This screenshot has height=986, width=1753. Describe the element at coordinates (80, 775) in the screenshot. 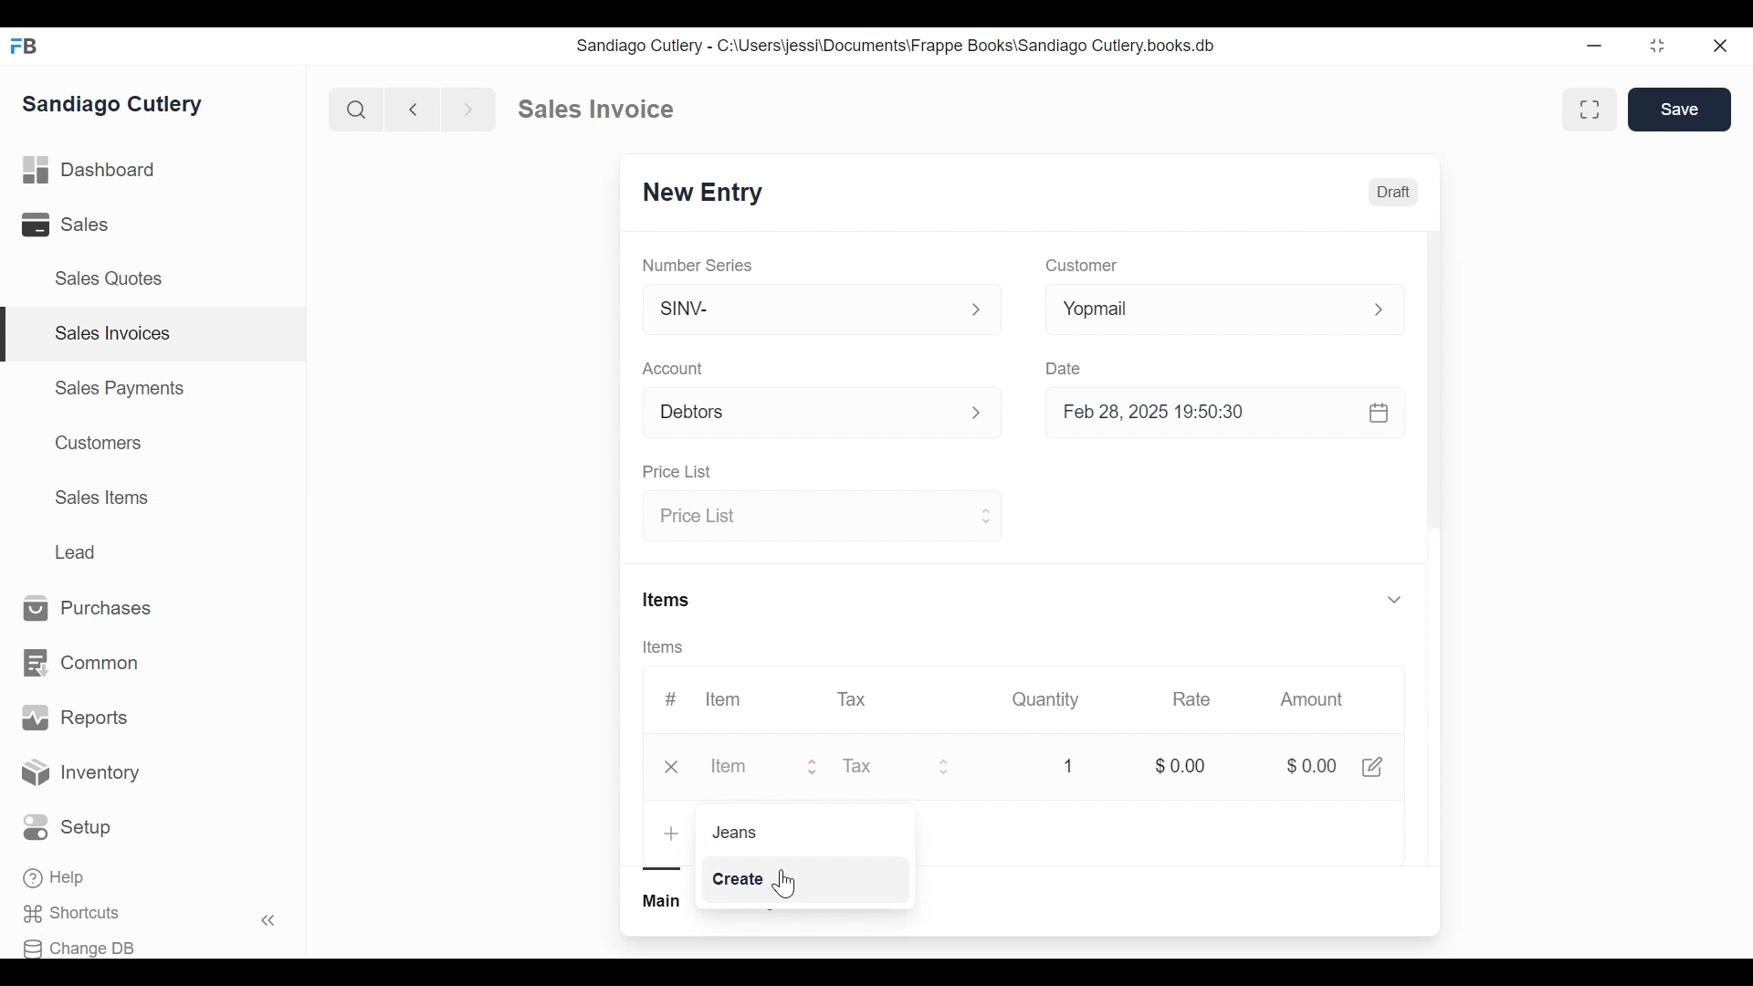

I see `Inventory` at that location.